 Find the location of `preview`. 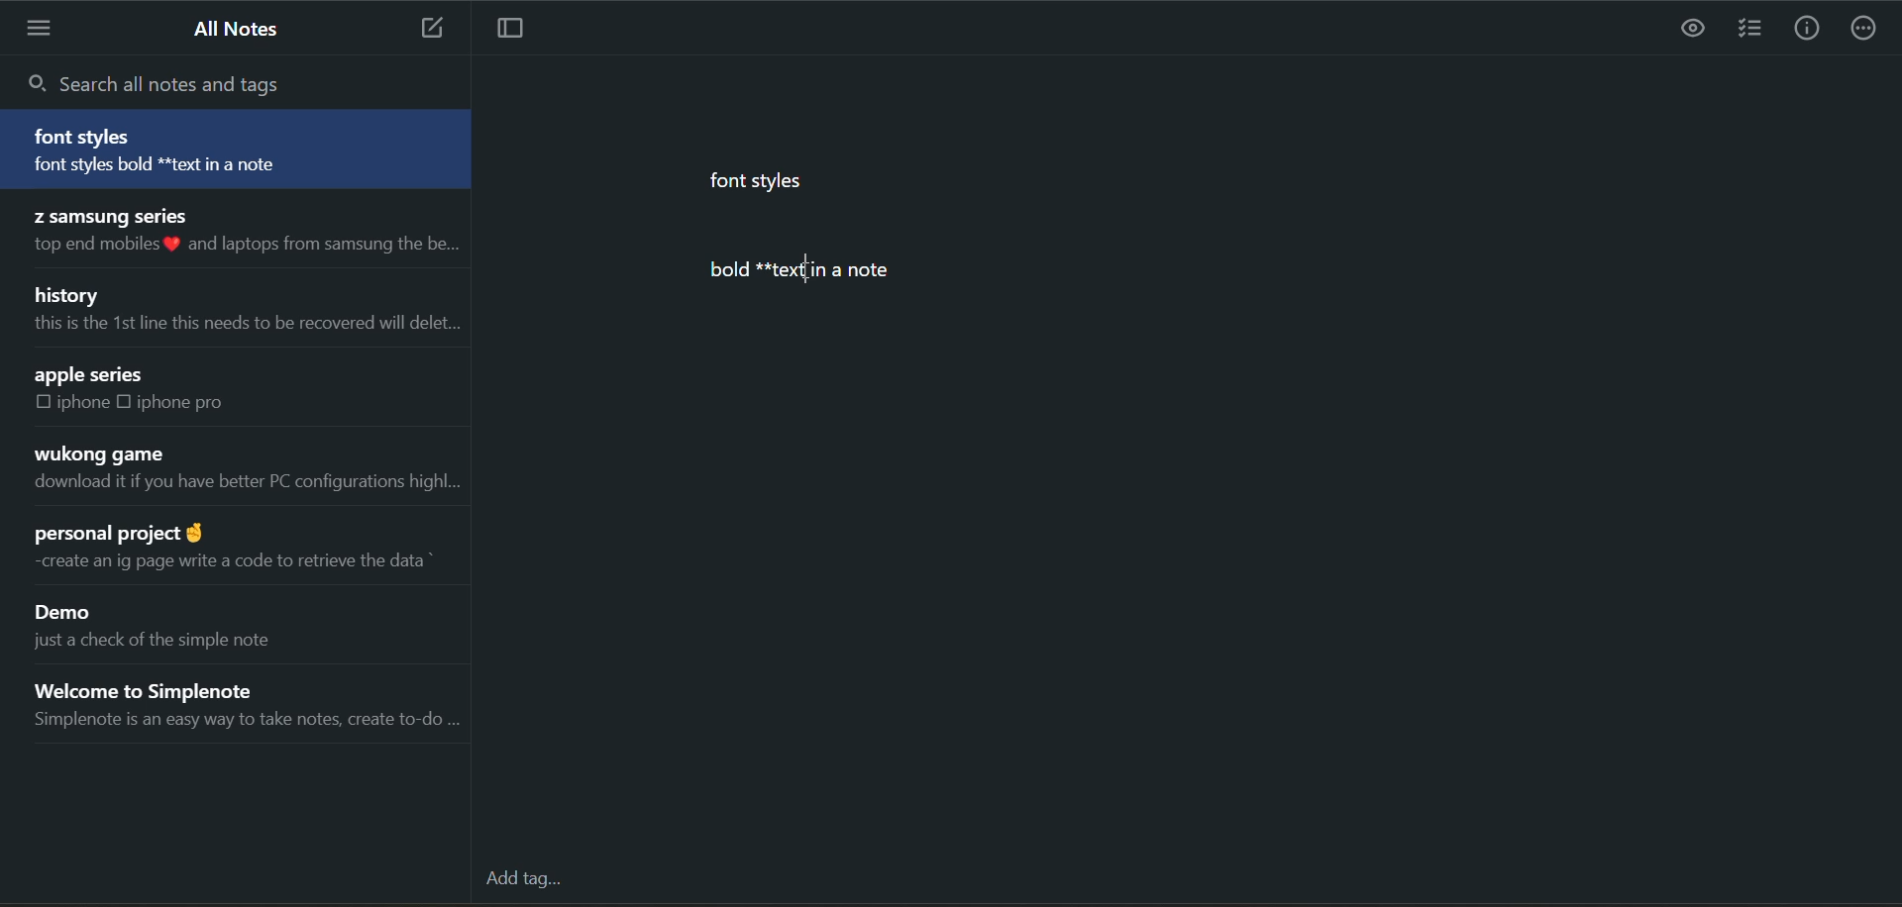

preview is located at coordinates (1695, 29).